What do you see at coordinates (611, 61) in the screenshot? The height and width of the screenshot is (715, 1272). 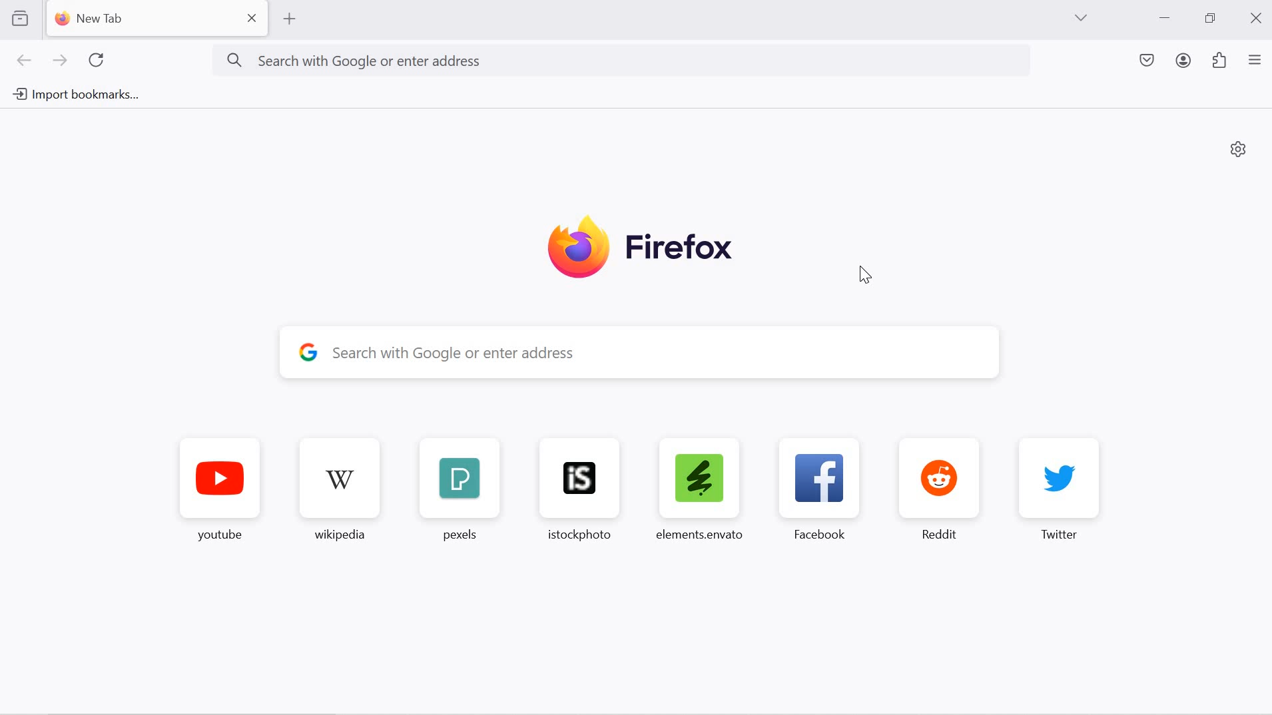 I see ` Search with Google or enter address` at bounding box center [611, 61].